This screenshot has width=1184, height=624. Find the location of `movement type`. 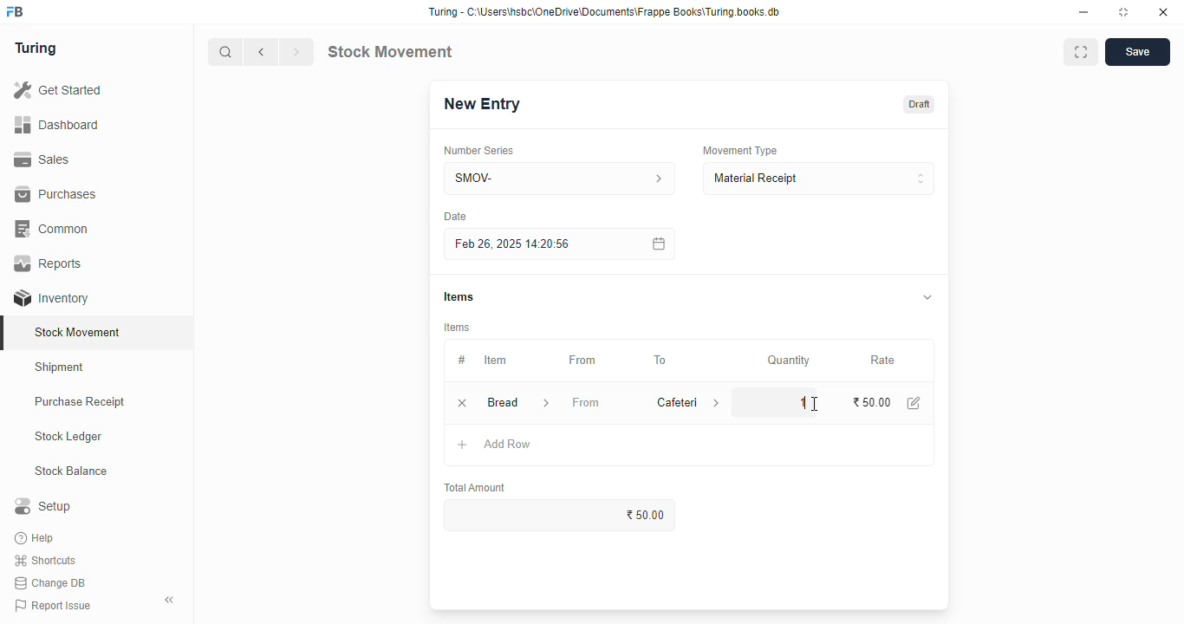

movement type is located at coordinates (739, 150).